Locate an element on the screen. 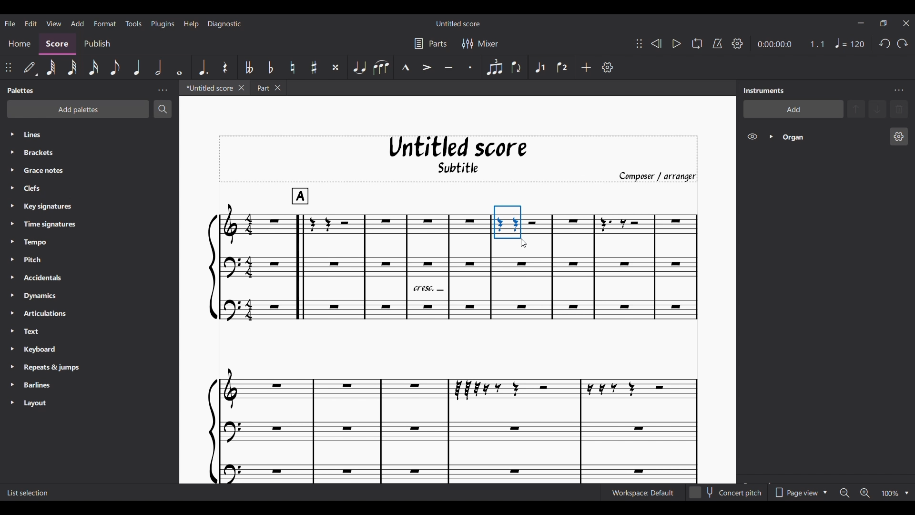 The image size is (915, 515). Home section is located at coordinates (20, 43).